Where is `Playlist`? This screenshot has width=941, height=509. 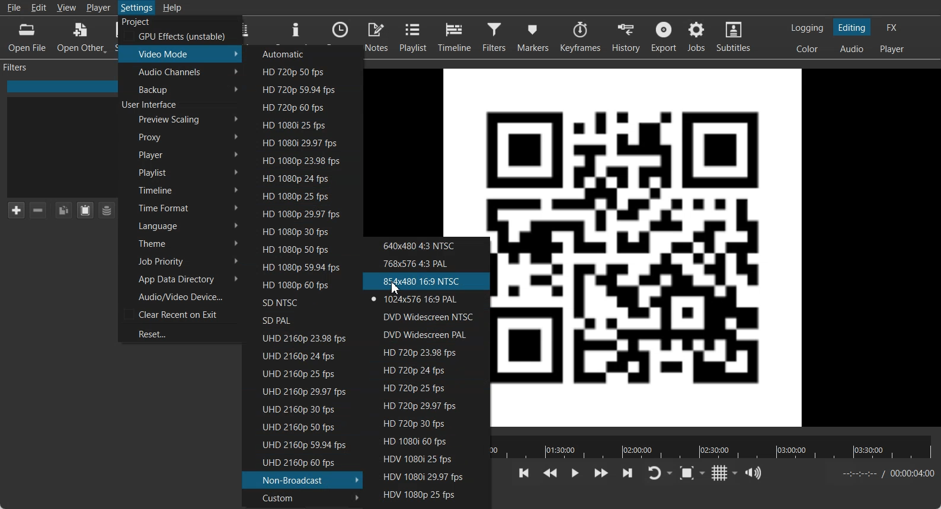 Playlist is located at coordinates (181, 172).